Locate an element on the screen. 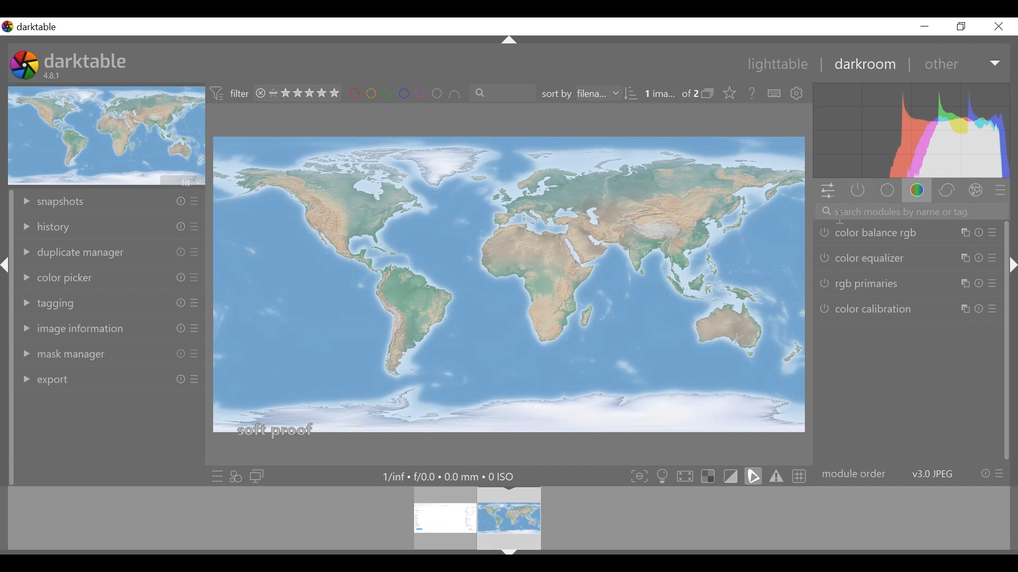 The image size is (1018, 572). show only active modules is located at coordinates (855, 191).